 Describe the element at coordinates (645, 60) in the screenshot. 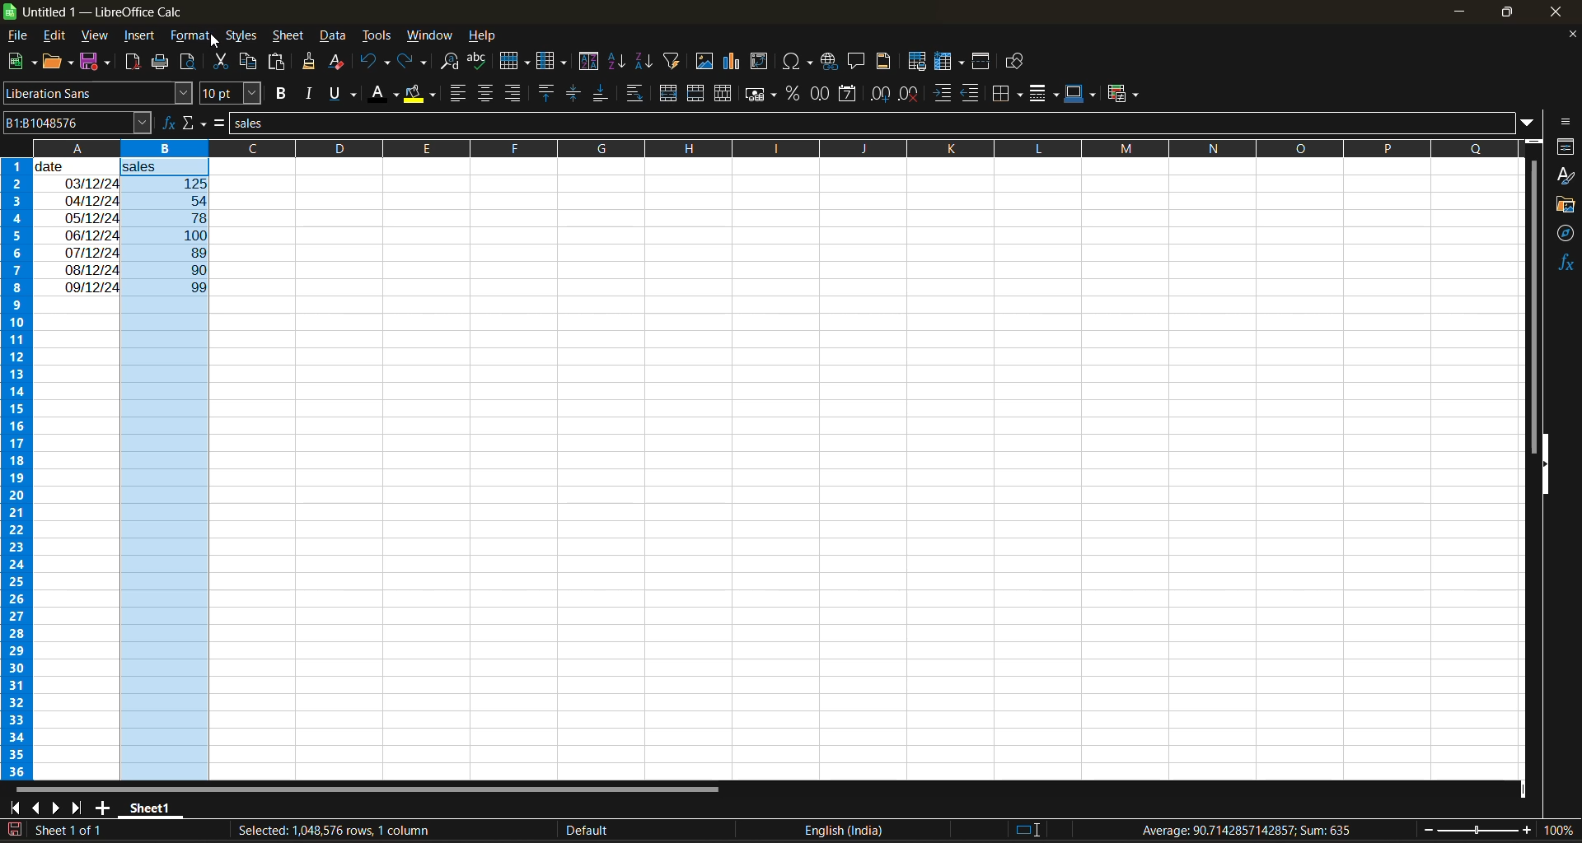

I see `sort descending` at that location.